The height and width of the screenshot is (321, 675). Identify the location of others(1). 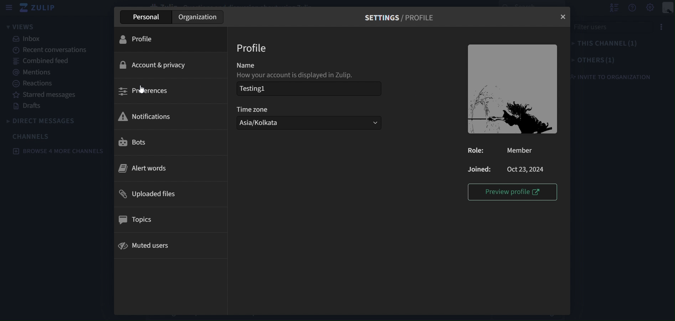
(595, 60).